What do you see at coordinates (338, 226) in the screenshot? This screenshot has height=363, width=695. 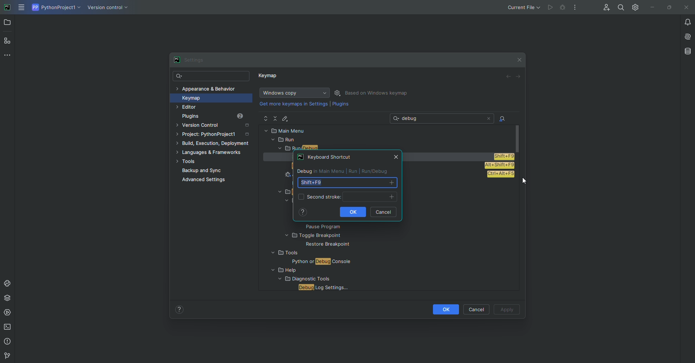 I see `FILE NAME` at bounding box center [338, 226].